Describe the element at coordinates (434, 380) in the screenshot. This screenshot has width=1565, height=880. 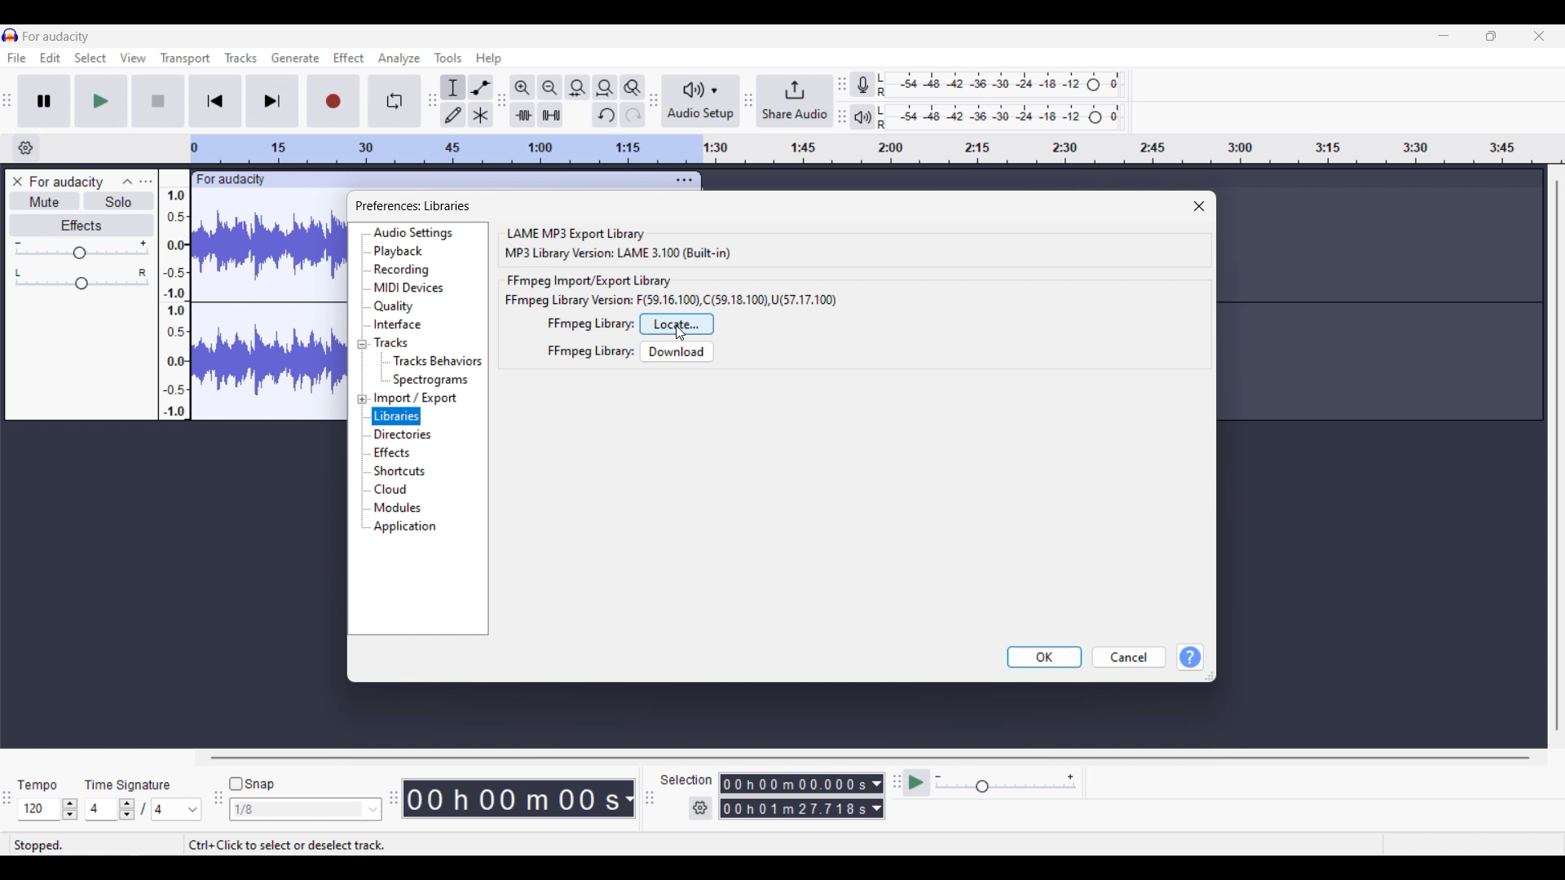
I see `Spectrograms` at that location.